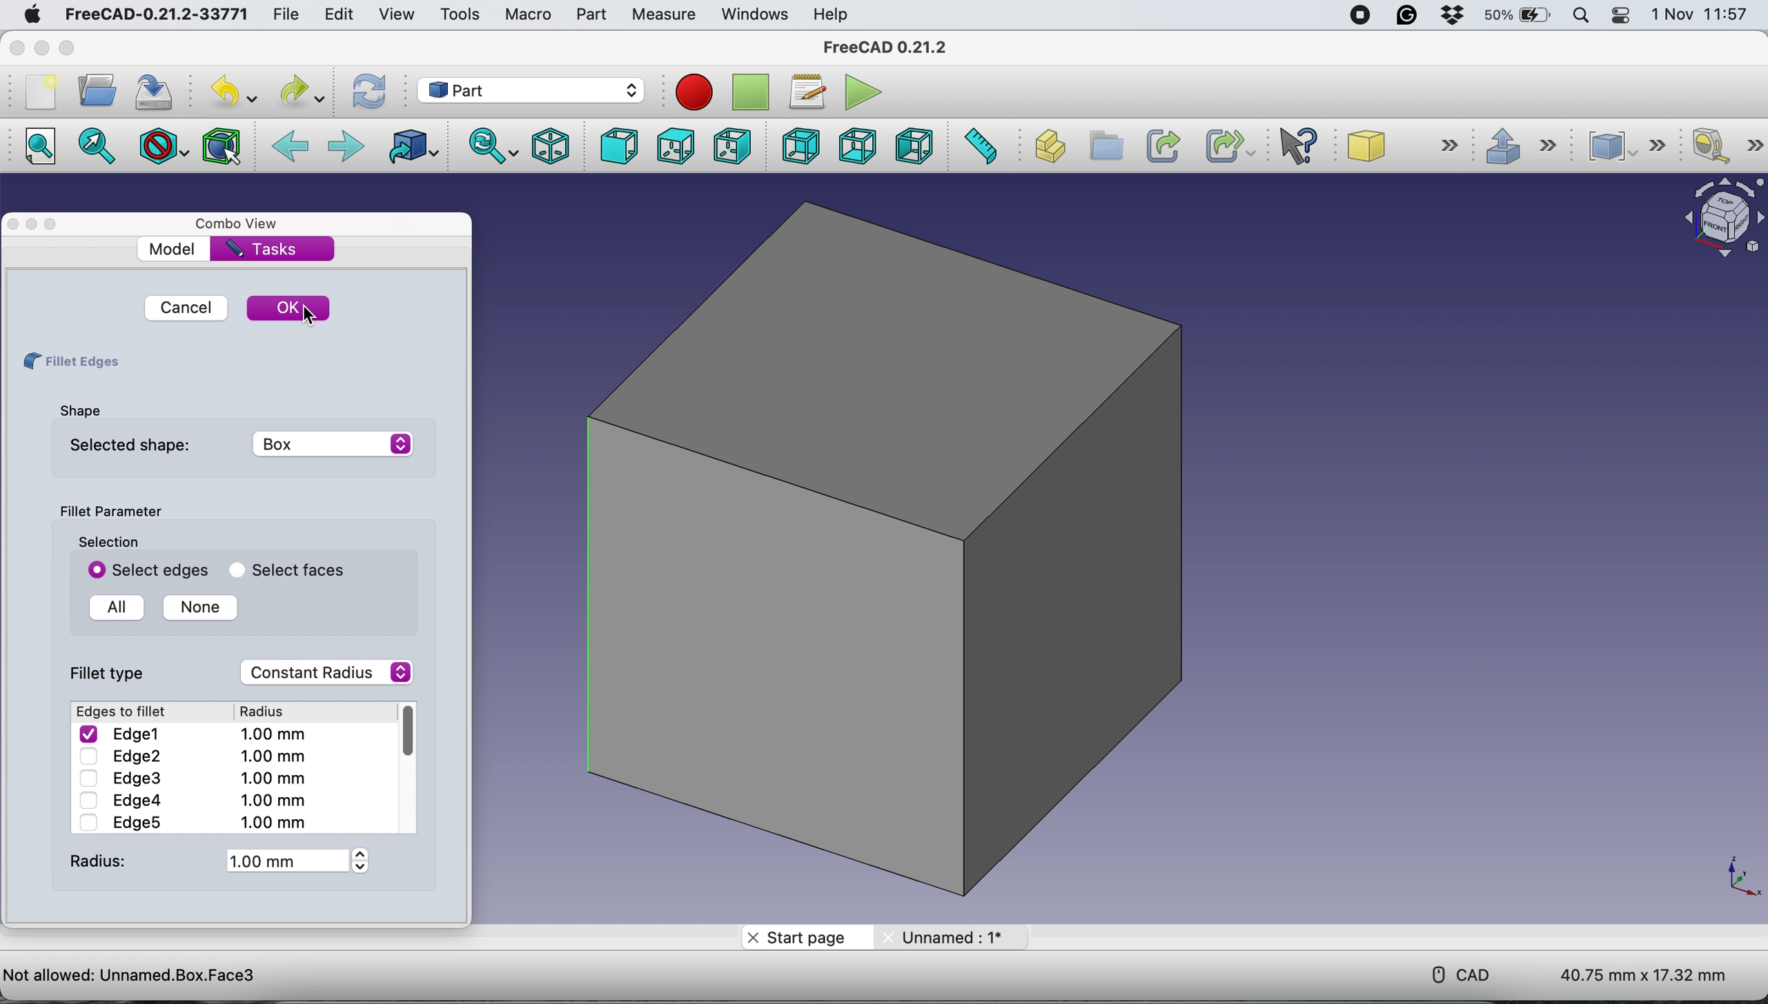  What do you see at coordinates (1402, 145) in the screenshot?
I see `cube` at bounding box center [1402, 145].